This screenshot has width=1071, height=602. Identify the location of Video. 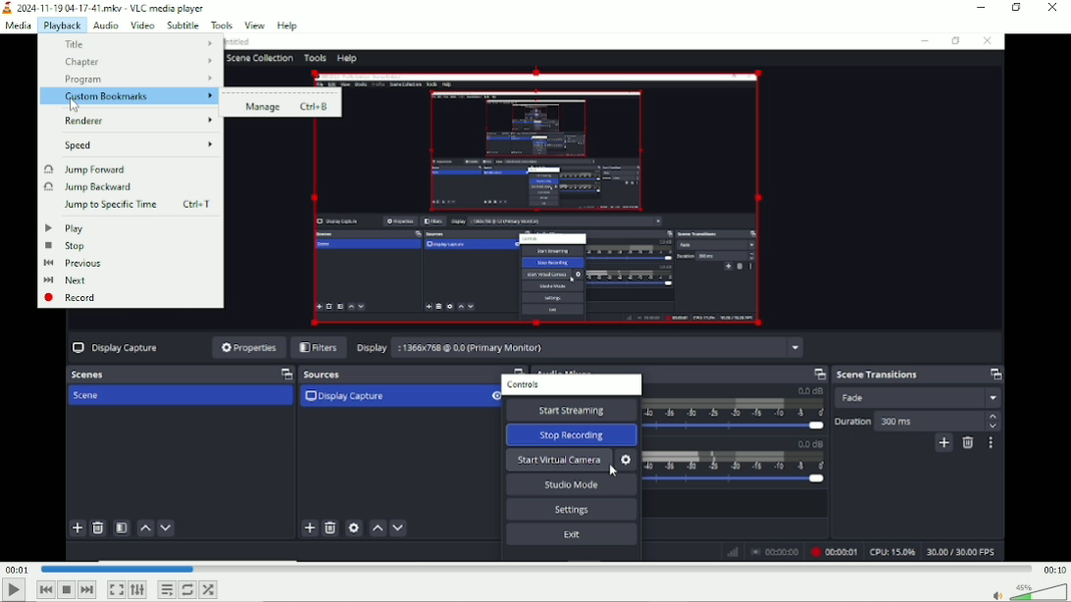
(677, 297).